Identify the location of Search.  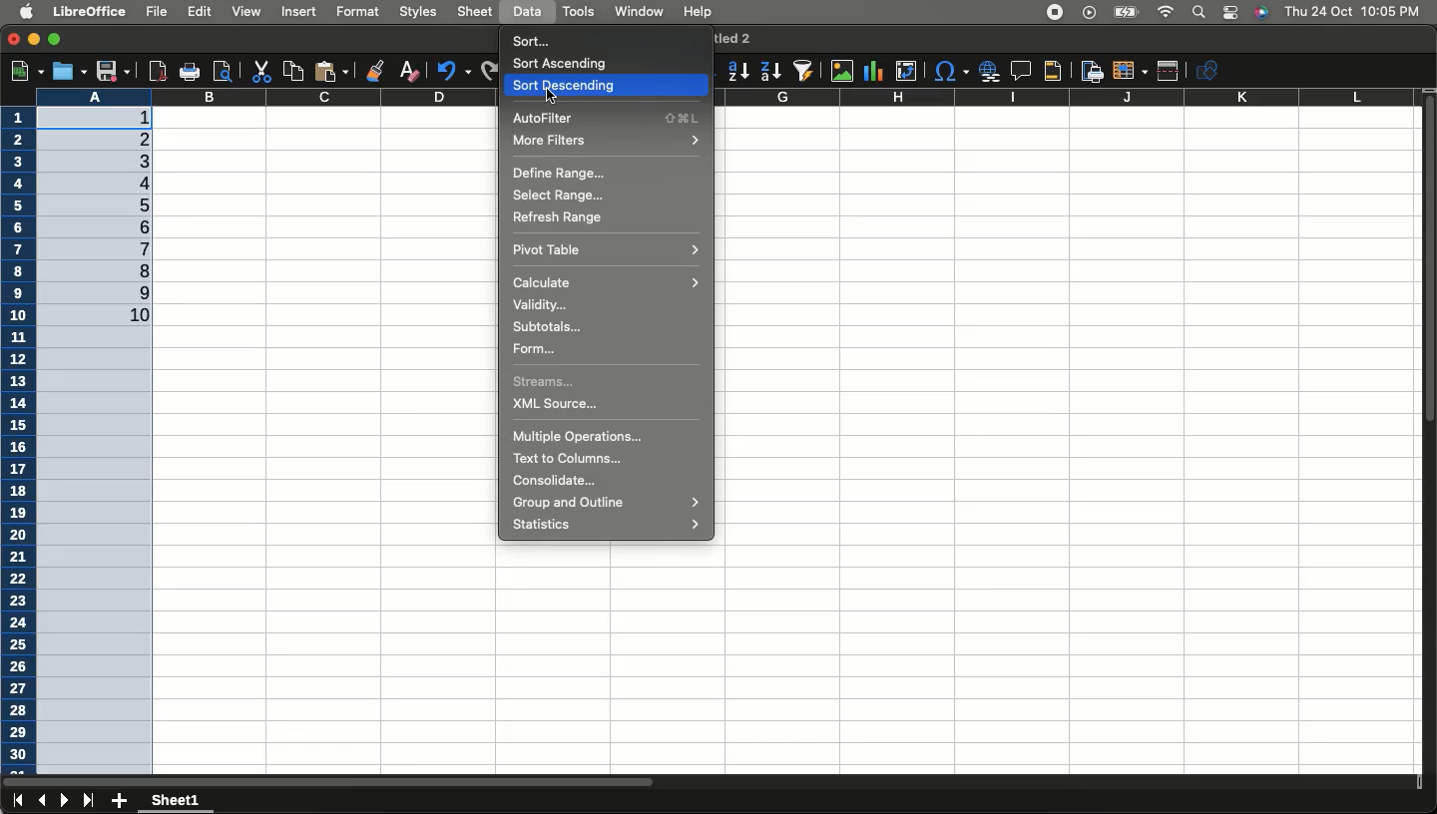
(1197, 13).